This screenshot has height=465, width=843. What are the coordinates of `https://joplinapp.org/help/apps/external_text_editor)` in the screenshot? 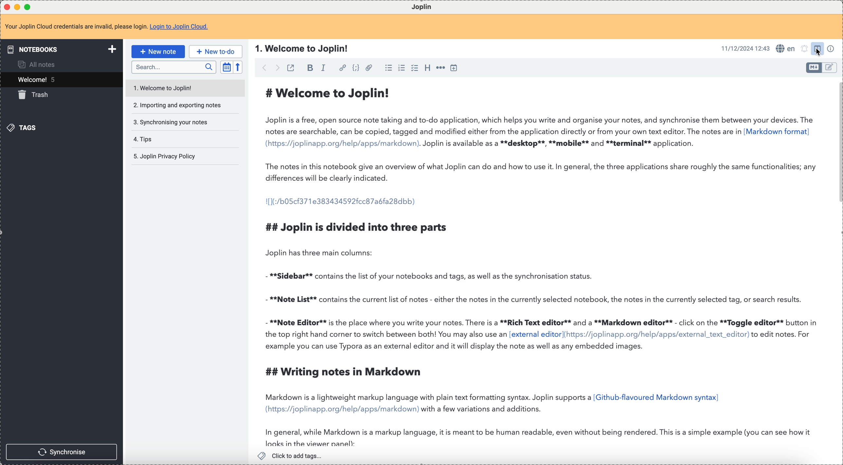 It's located at (657, 334).